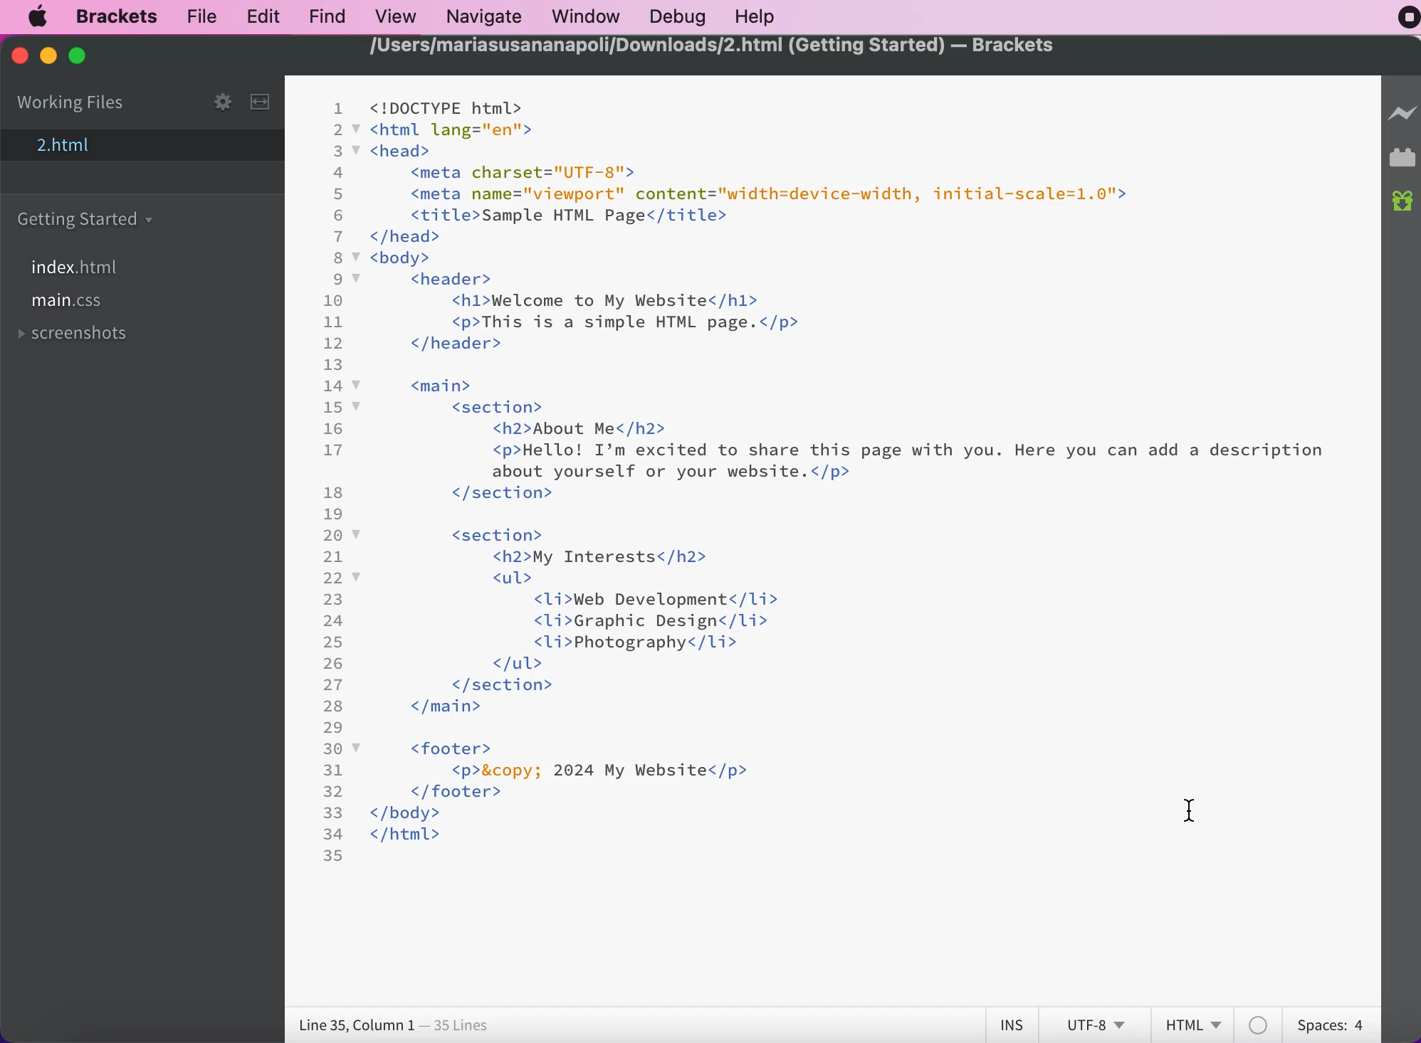  Describe the element at coordinates (334, 492) in the screenshot. I see `18` at that location.